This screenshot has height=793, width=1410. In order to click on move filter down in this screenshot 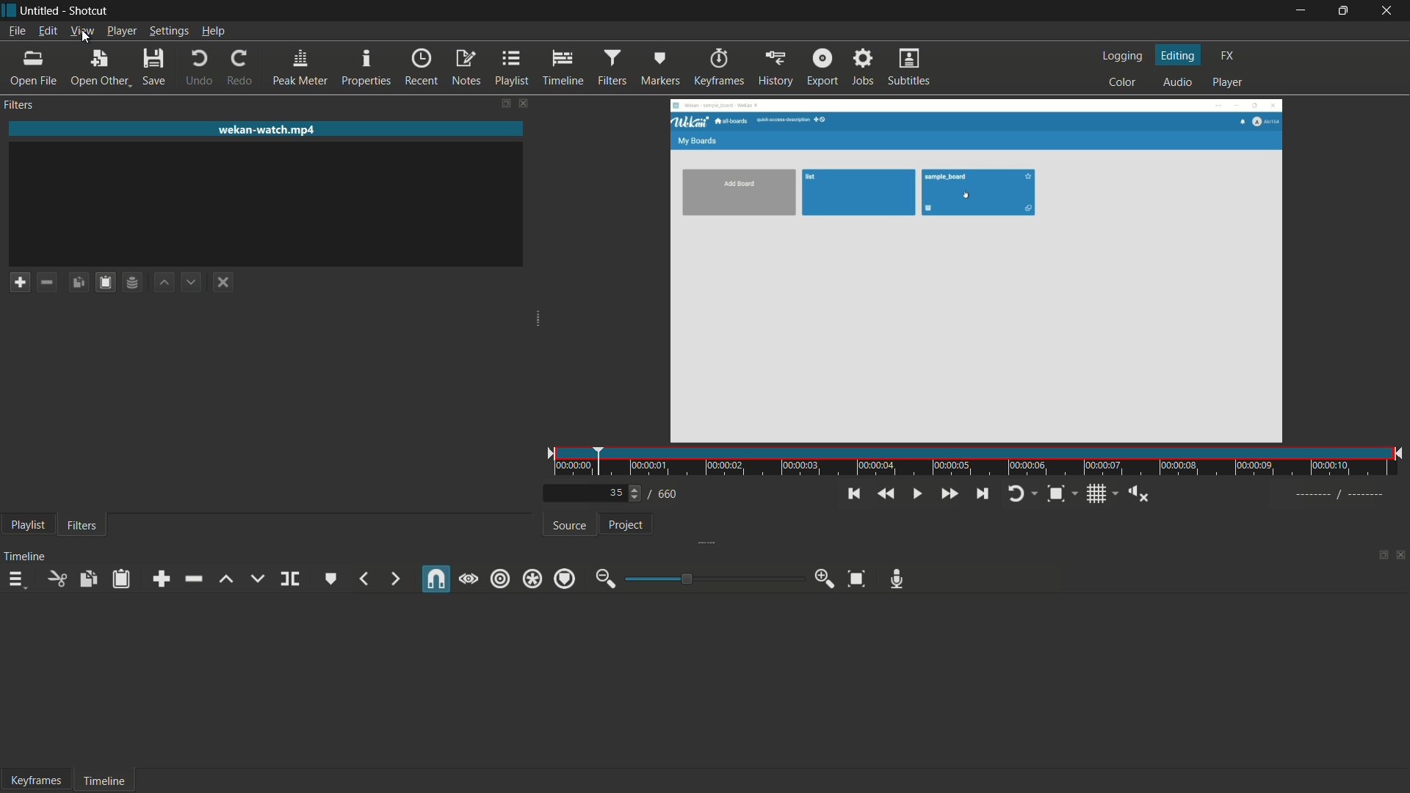, I will do `click(192, 283)`.